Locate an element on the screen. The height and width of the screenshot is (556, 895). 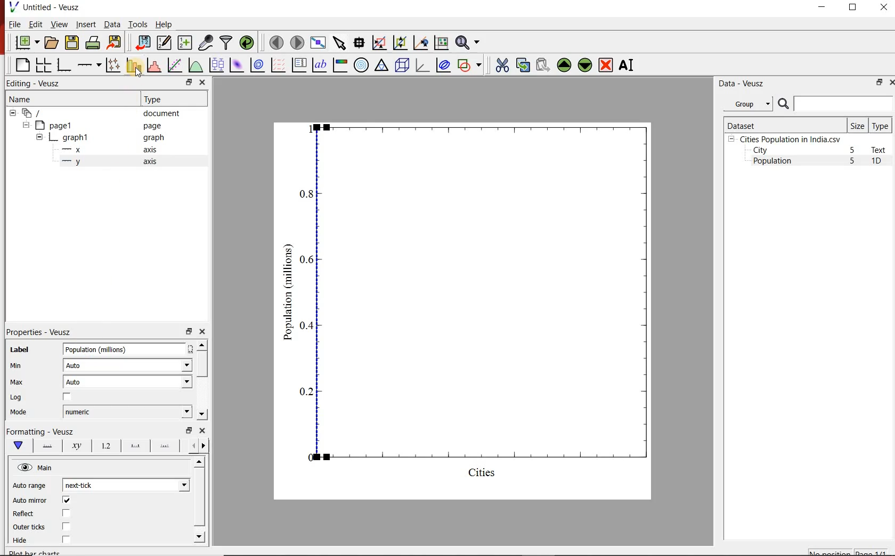
plot a function is located at coordinates (195, 65).